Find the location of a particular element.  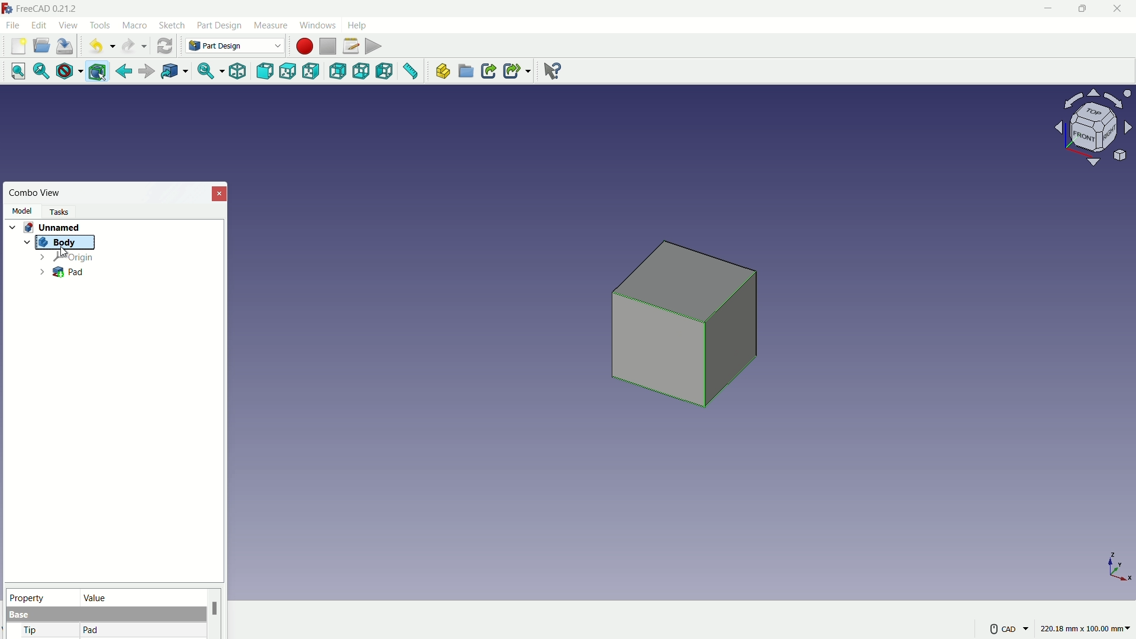

measure is located at coordinates (270, 25).